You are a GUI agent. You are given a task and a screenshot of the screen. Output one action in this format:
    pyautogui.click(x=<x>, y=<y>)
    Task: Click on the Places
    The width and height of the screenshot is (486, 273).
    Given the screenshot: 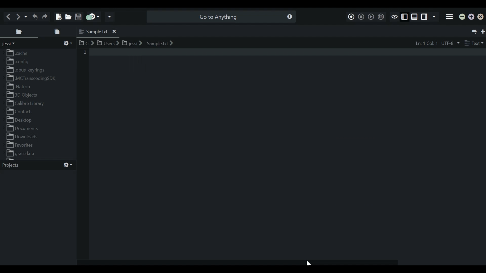 What is the action you would take?
    pyautogui.click(x=20, y=32)
    